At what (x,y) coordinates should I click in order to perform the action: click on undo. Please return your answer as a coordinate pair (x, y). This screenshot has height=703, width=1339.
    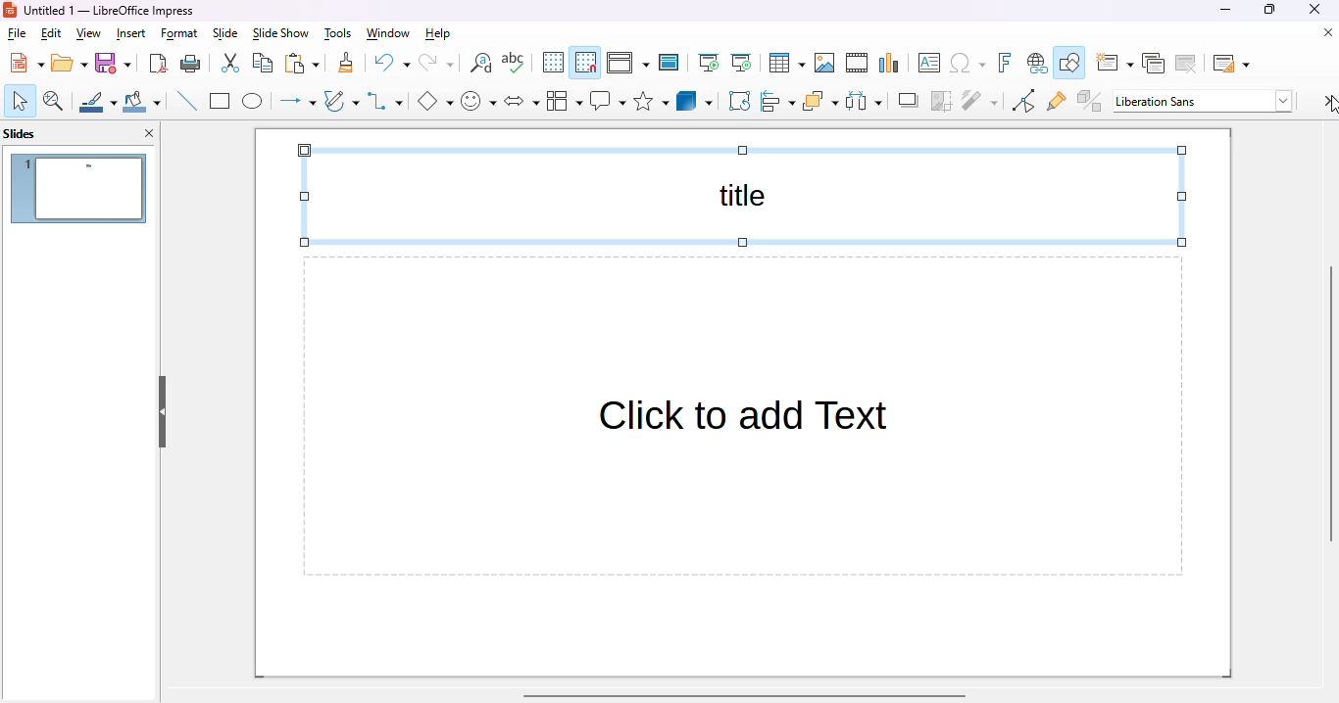
    Looking at the image, I should click on (392, 63).